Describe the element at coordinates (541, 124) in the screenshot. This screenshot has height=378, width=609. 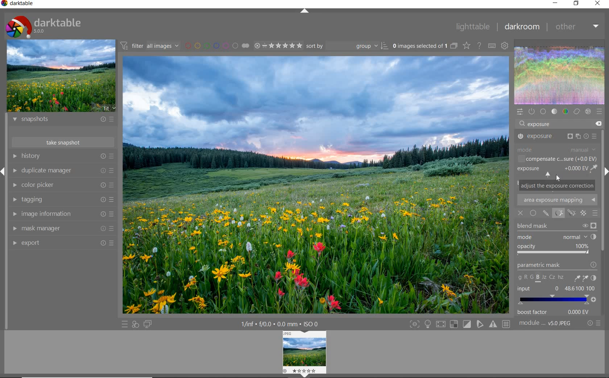
I see `exposure` at that location.